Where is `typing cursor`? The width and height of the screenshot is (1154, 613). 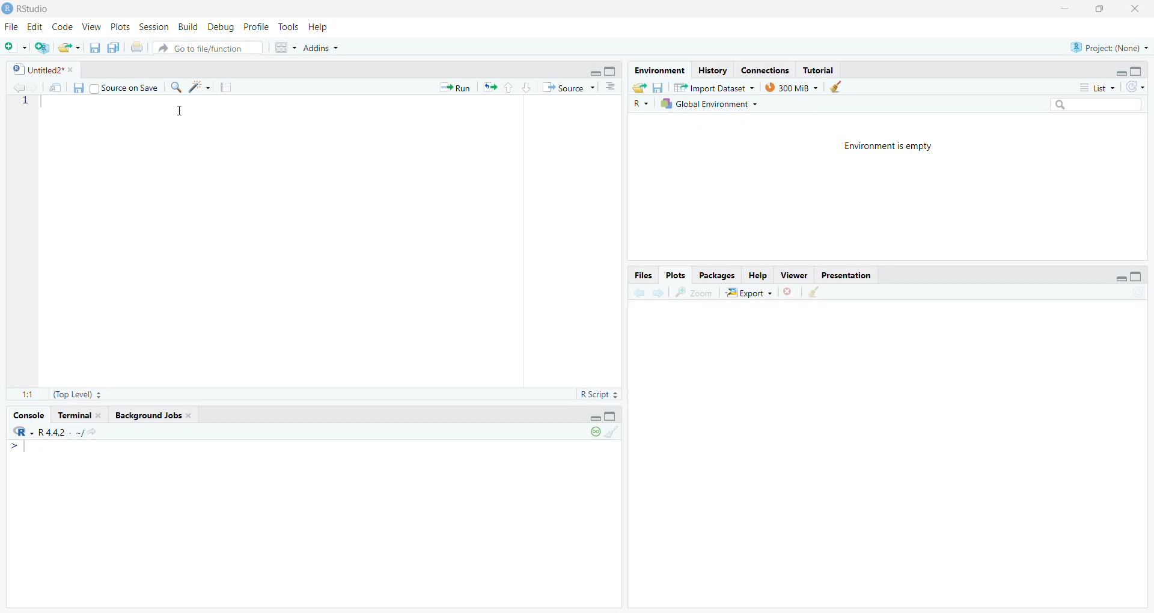 typing cursor is located at coordinates (23, 448).